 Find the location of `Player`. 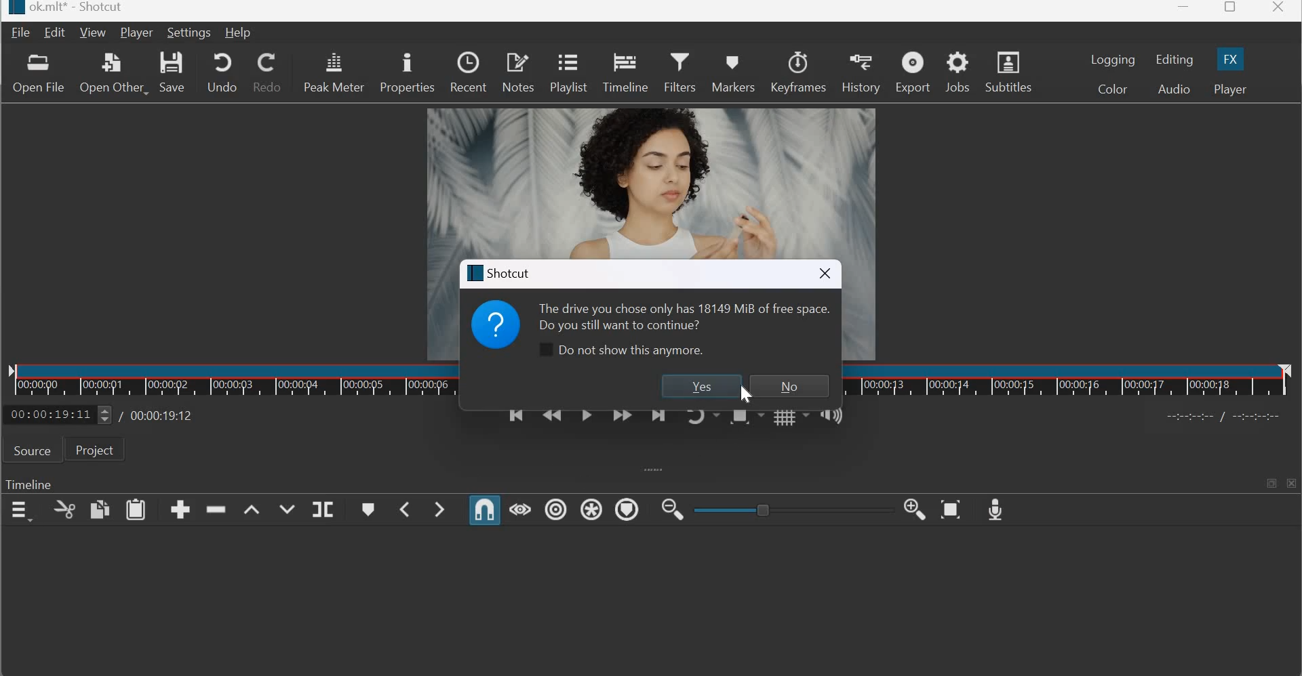

Player is located at coordinates (1229, 89).